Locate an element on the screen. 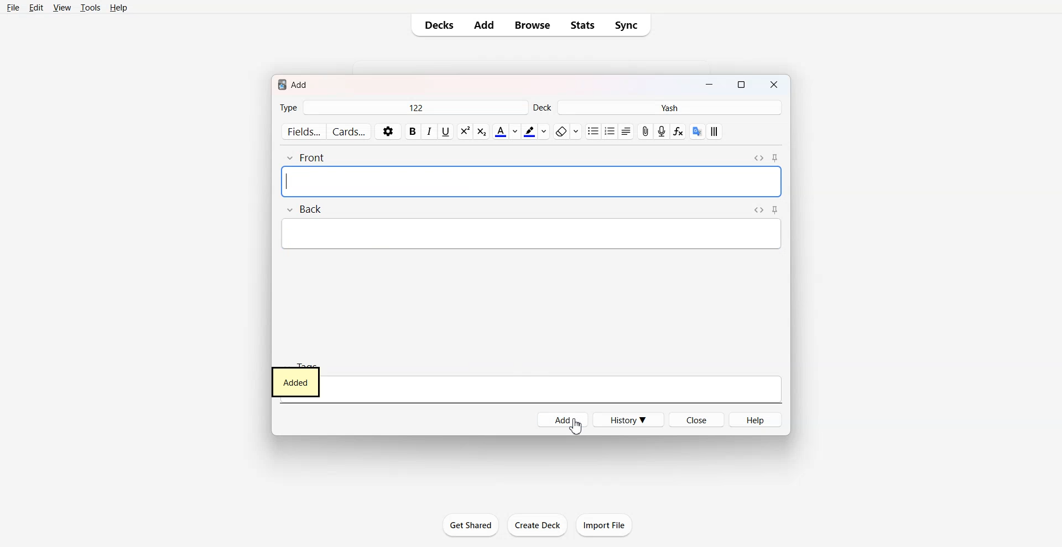 Image resolution: width=1062 pixels, height=547 pixels. Help is located at coordinates (756, 419).